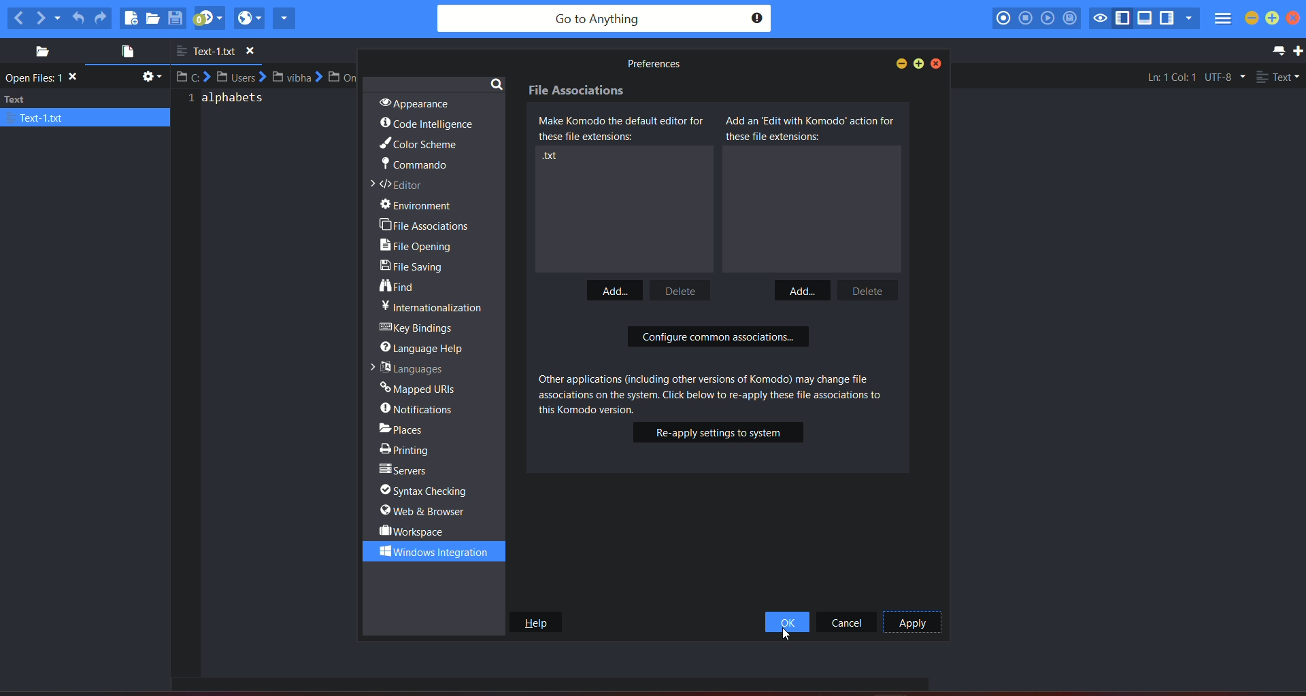 This screenshot has width=1306, height=696. What do you see at coordinates (430, 491) in the screenshot?
I see `syntax checking` at bounding box center [430, 491].